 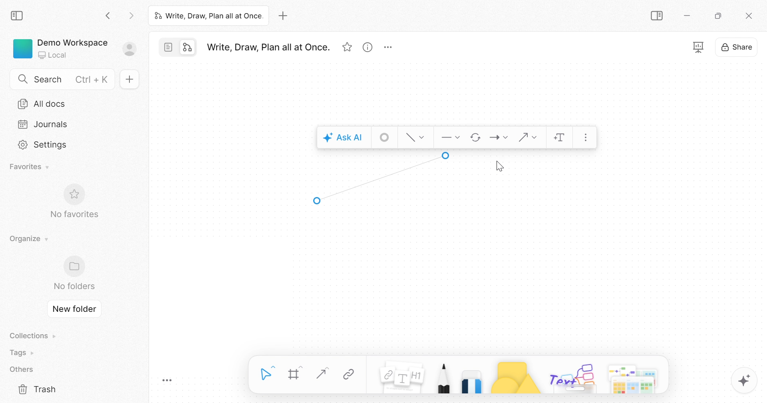 I want to click on Start point style, so click(x=449, y=137).